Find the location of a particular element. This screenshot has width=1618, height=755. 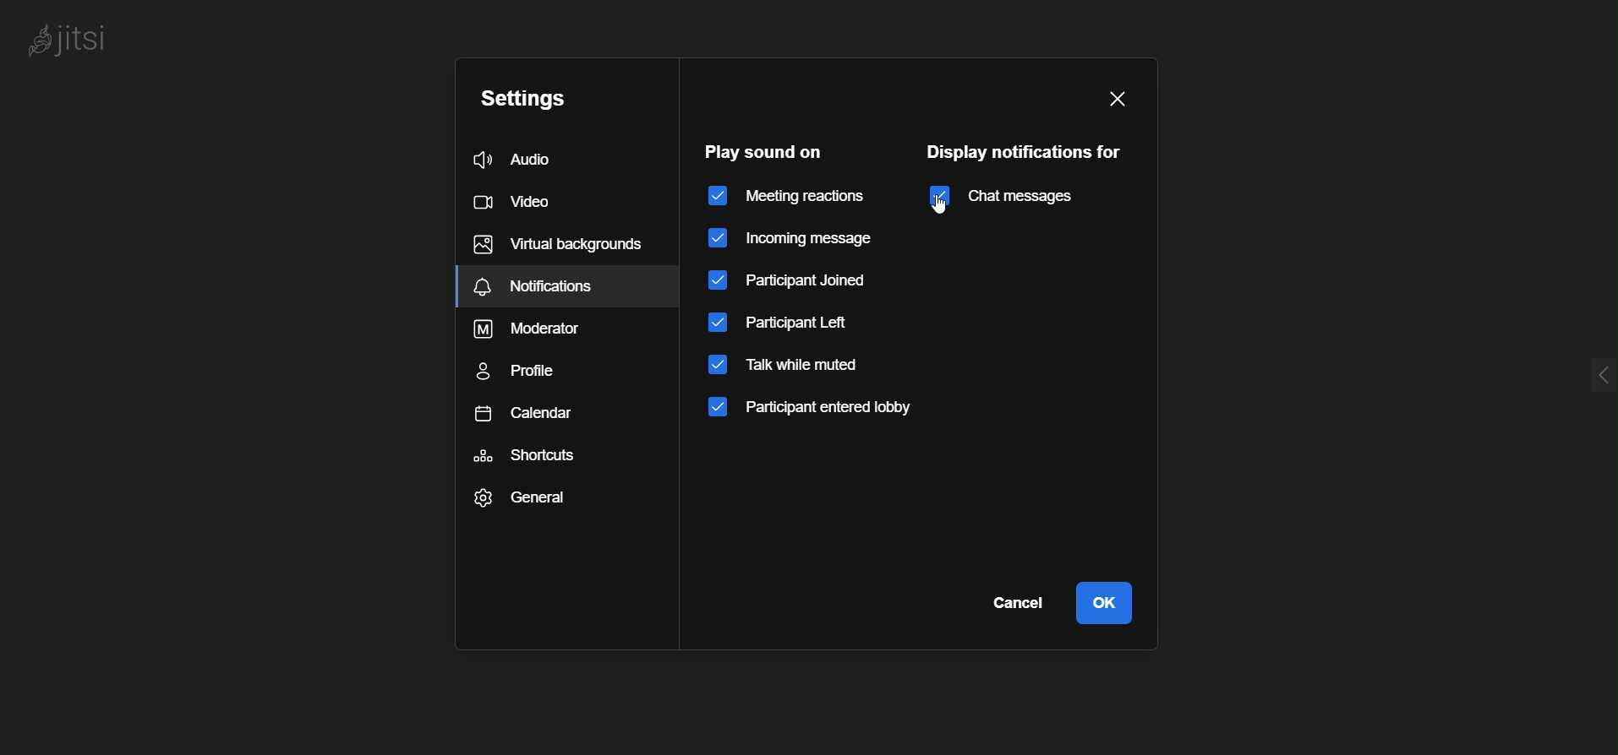

participant joined is located at coordinates (790, 281).